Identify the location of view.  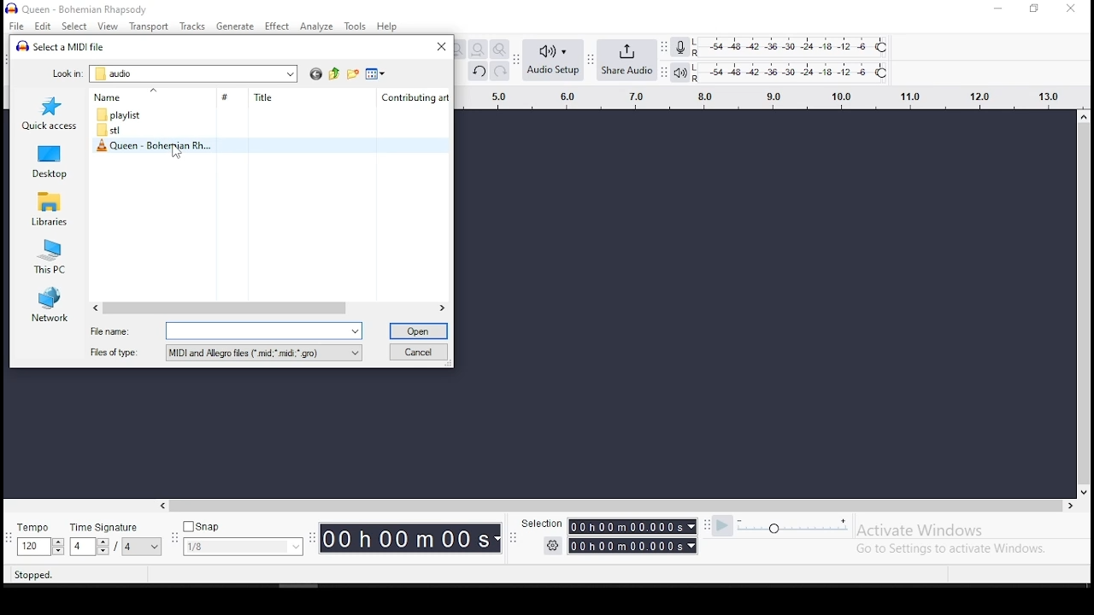
(374, 73).